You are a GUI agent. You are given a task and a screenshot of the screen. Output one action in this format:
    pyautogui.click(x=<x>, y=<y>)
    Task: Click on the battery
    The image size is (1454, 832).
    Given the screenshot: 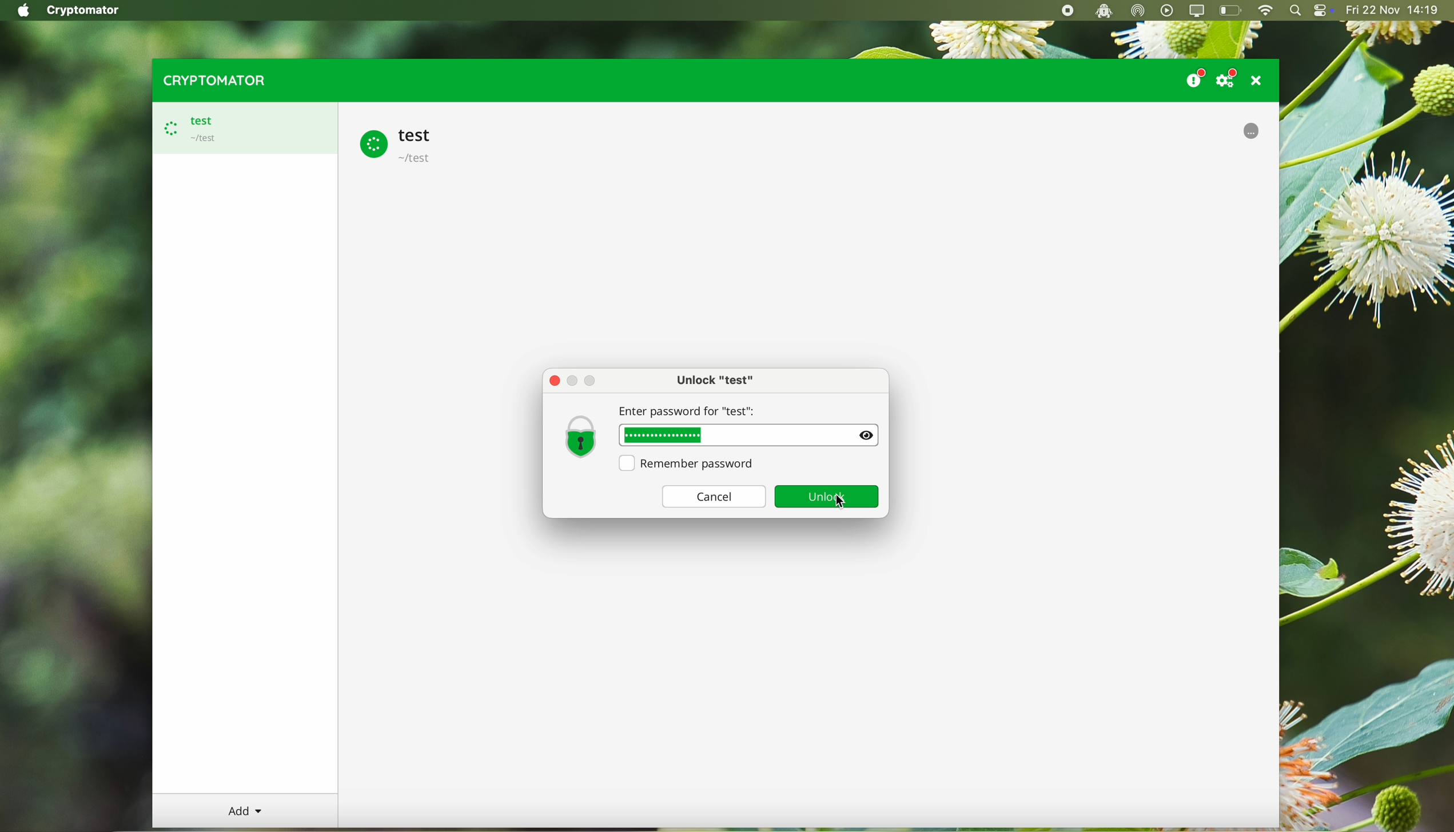 What is the action you would take?
    pyautogui.click(x=1231, y=11)
    